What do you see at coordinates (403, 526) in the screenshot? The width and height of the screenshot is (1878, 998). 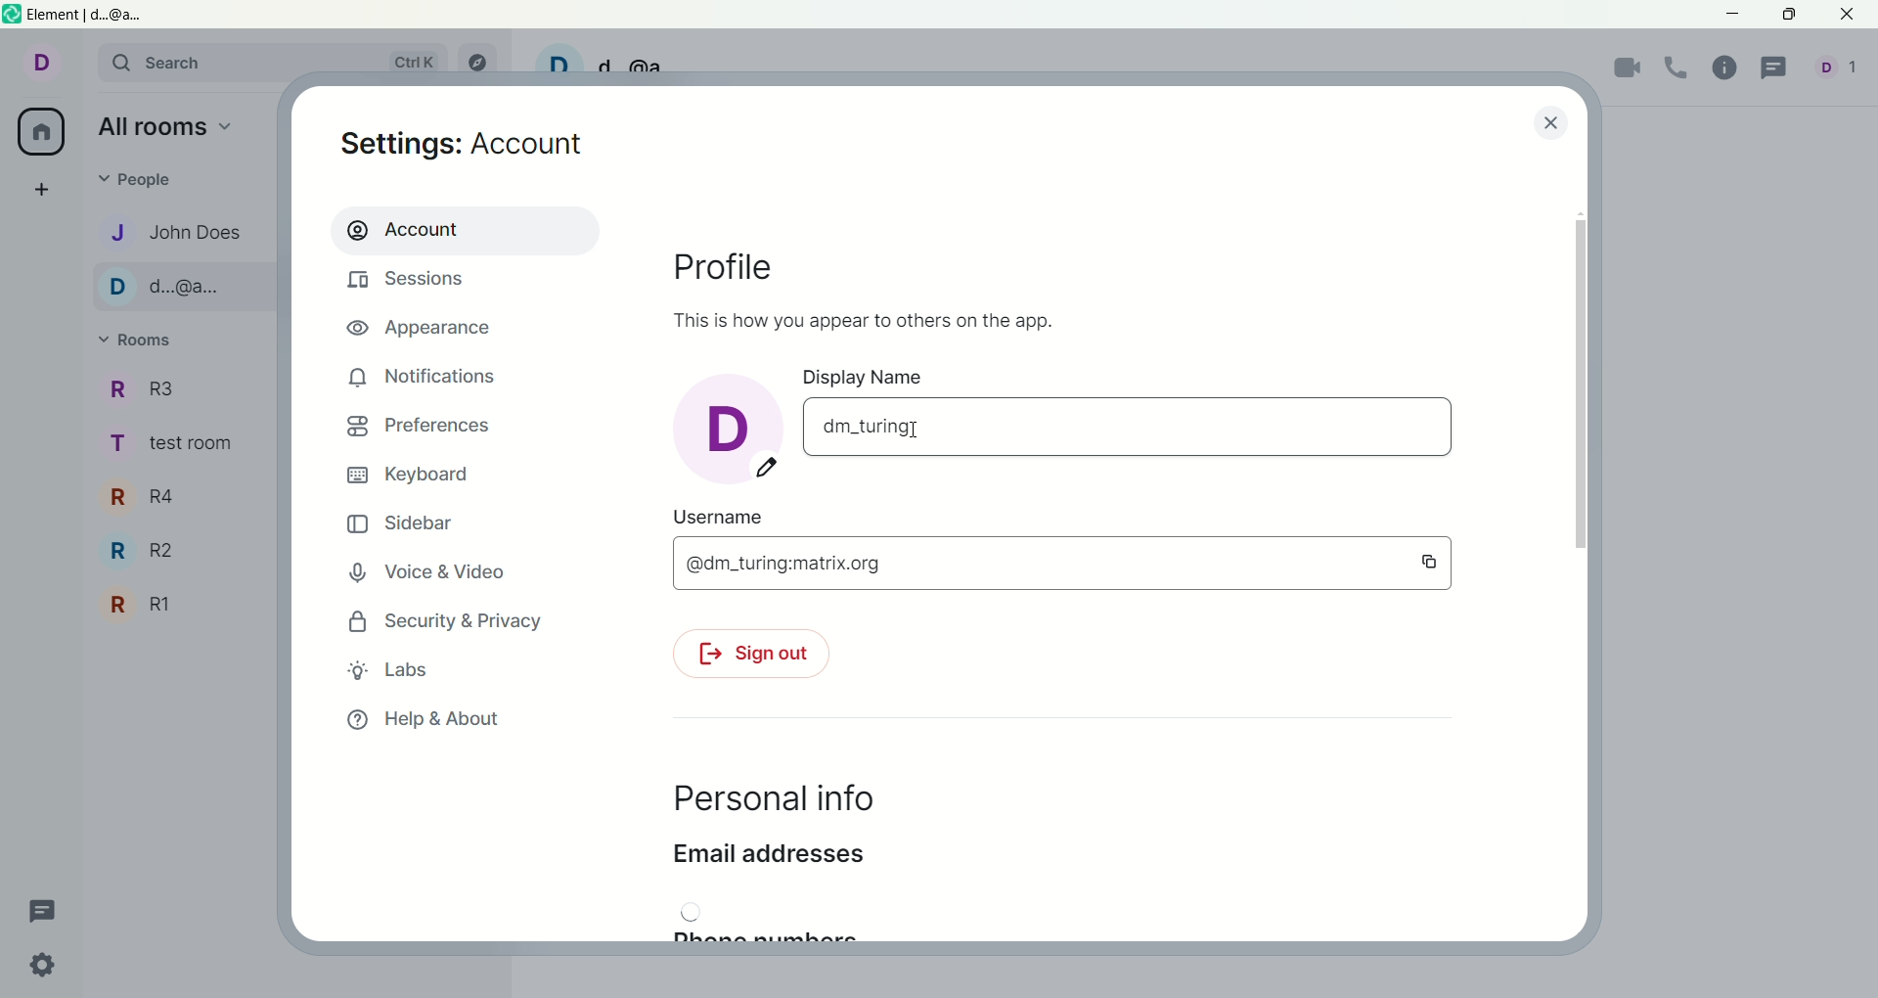 I see `sidebar` at bounding box center [403, 526].